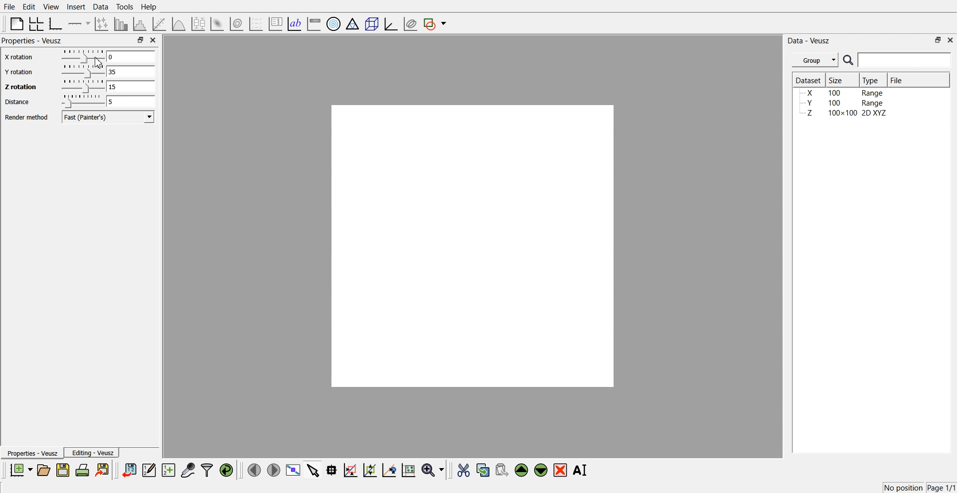  I want to click on Group, so click(815, 60).